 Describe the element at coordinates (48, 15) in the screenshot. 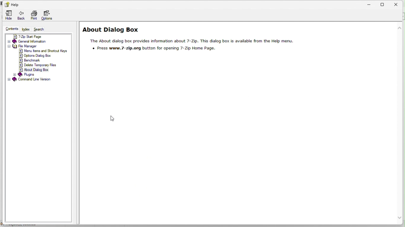

I see `Options` at that location.